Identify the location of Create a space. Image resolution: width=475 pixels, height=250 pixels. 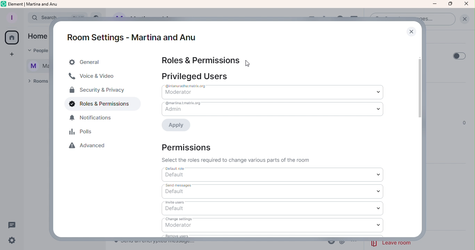
(10, 55).